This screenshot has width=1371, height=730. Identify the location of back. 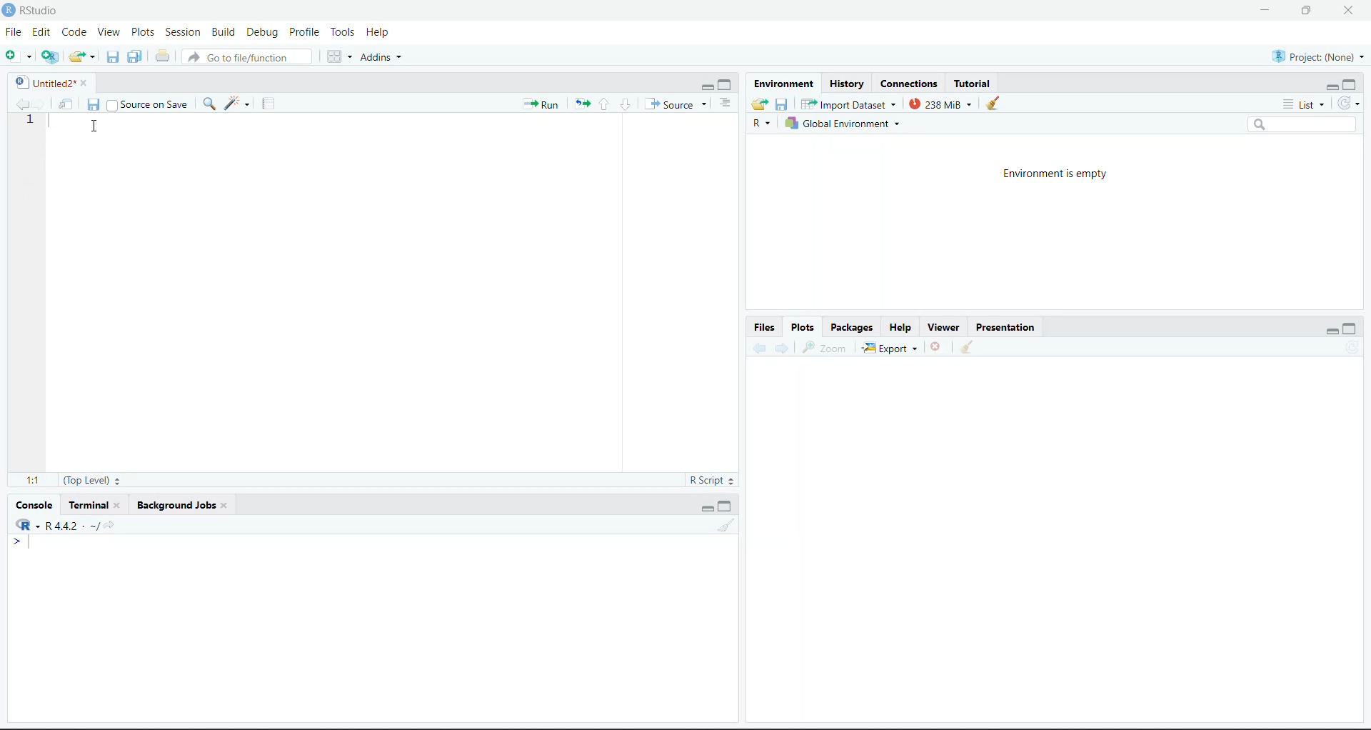
(20, 104).